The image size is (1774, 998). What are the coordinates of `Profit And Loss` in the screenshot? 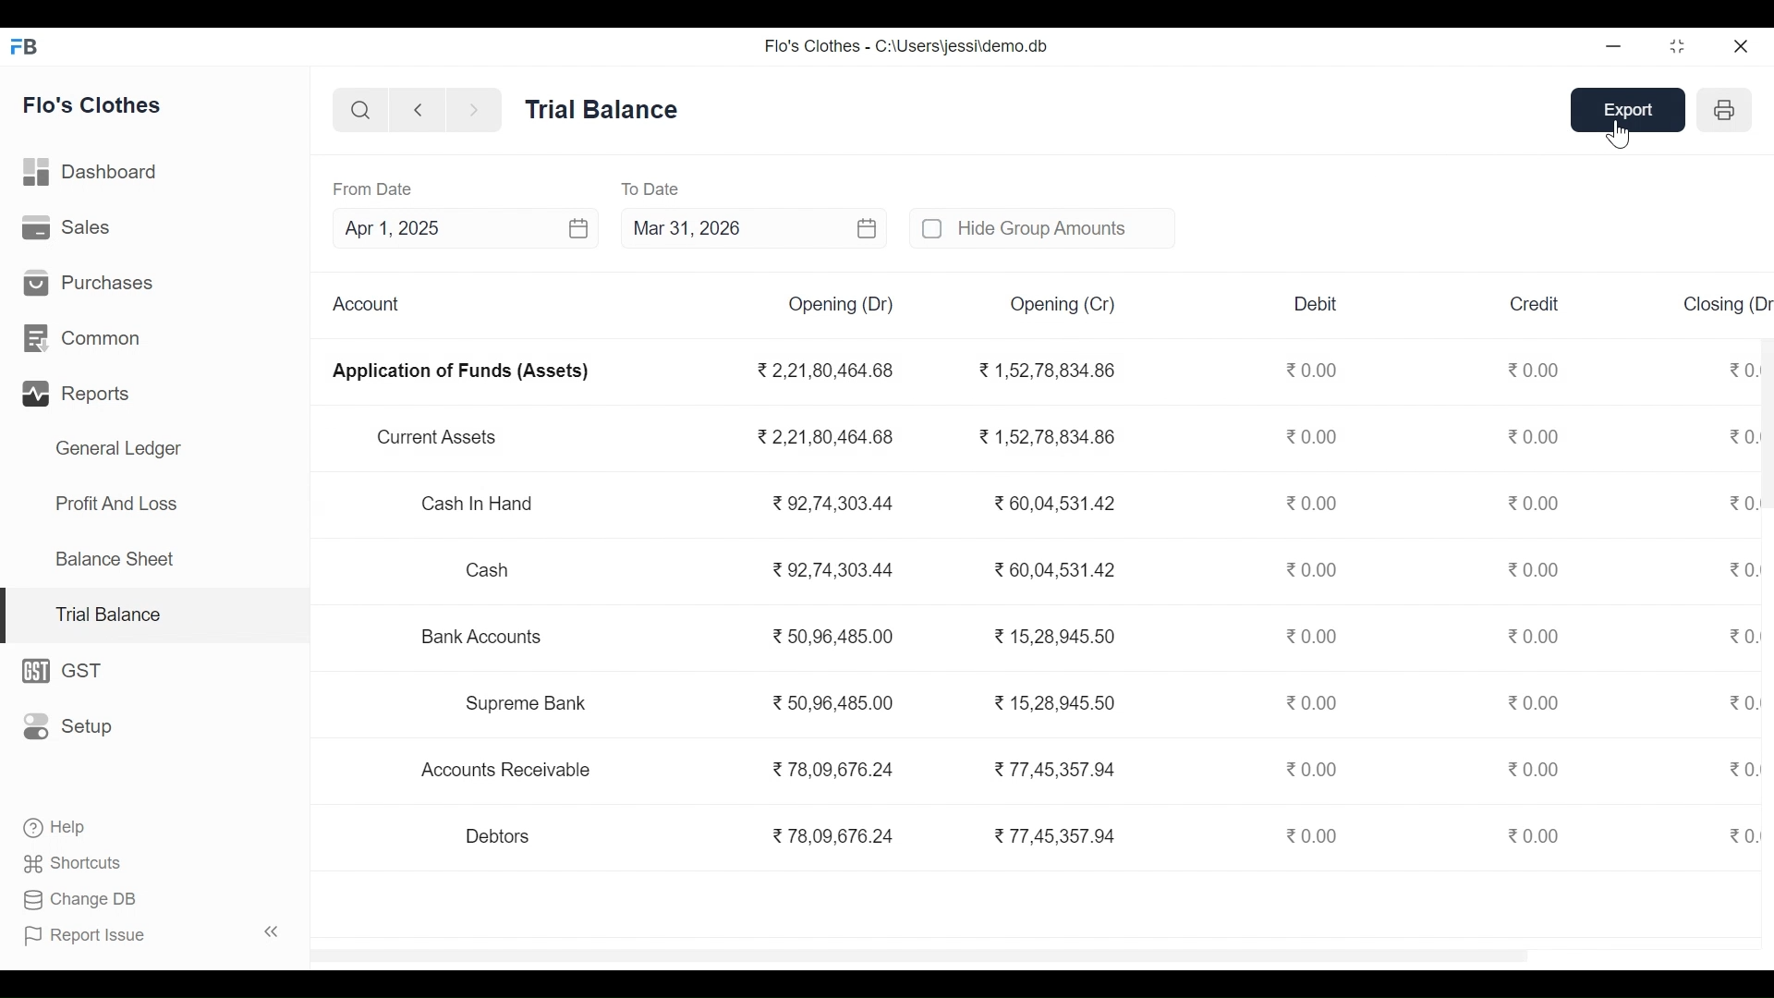 It's located at (117, 504).